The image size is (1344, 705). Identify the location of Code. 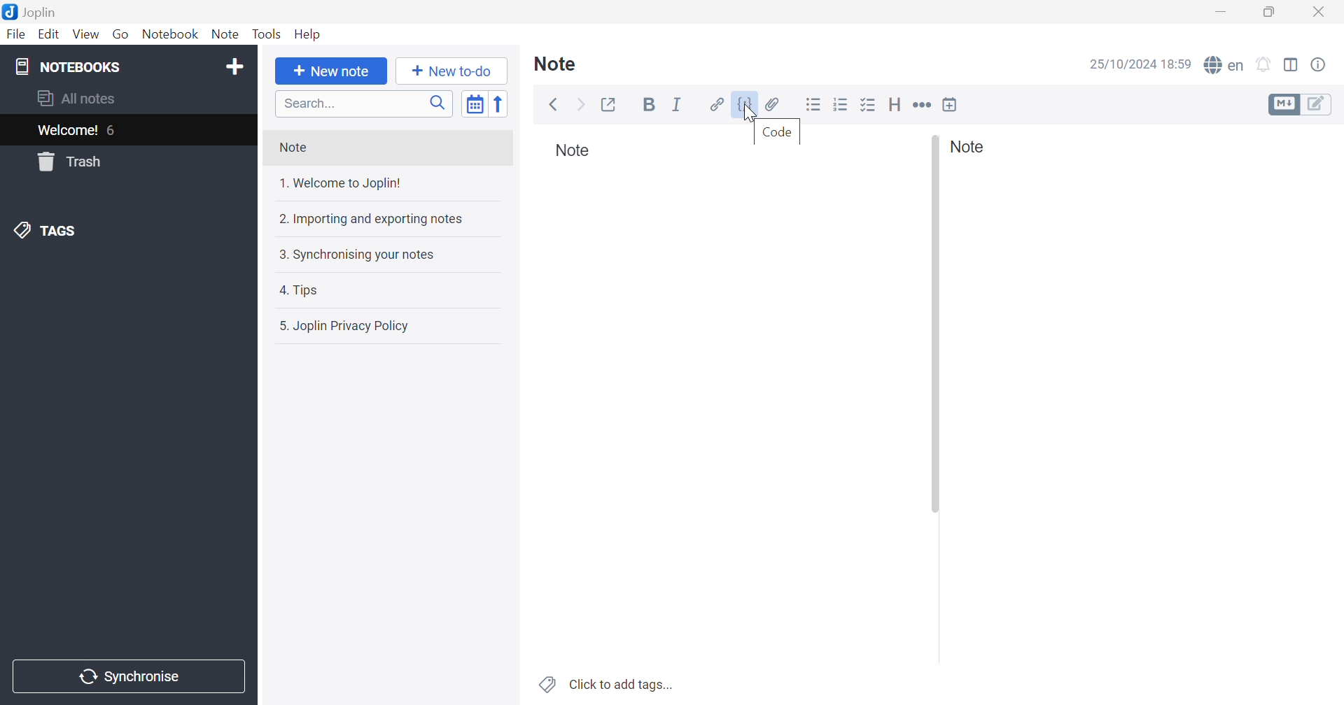
(777, 132).